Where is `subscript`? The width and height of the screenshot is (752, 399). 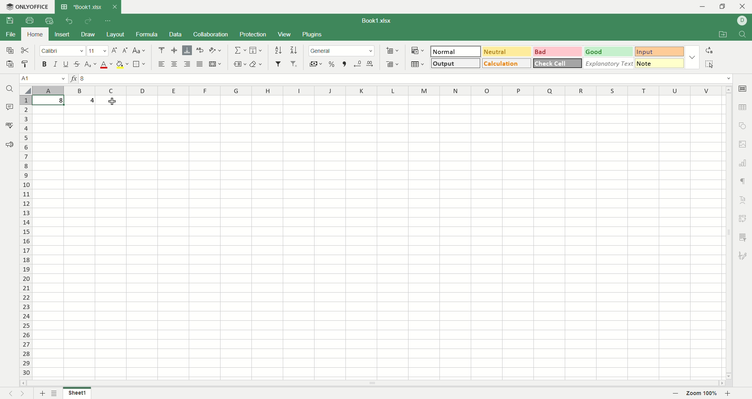
subscript is located at coordinates (91, 65).